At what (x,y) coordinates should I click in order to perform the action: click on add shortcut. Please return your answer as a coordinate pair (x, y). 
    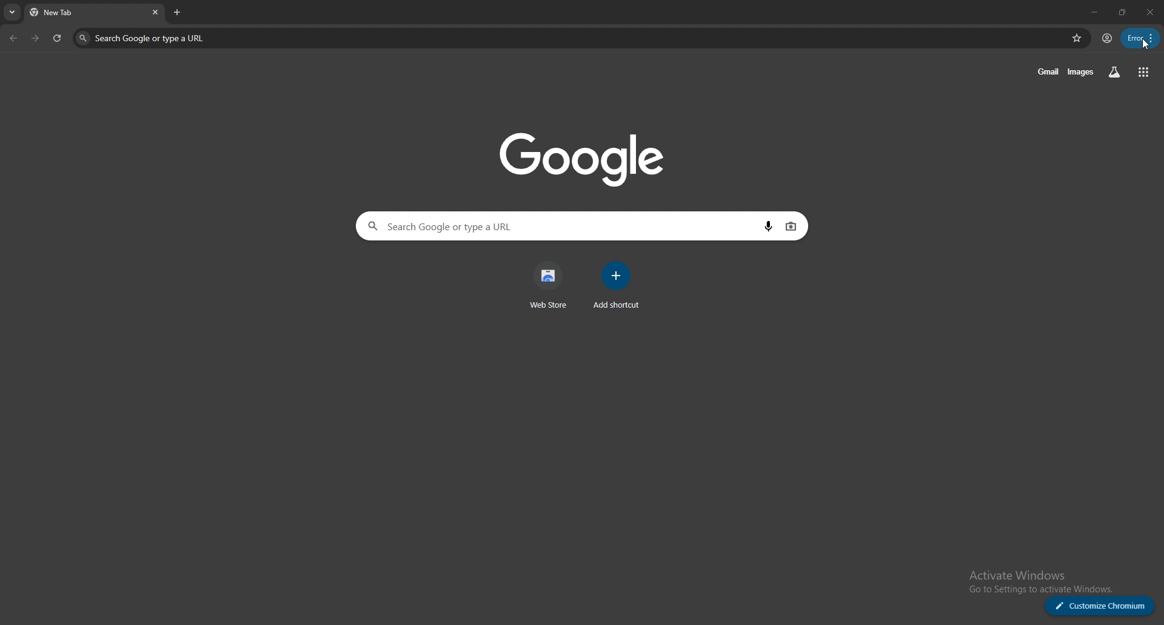
    Looking at the image, I should click on (615, 285).